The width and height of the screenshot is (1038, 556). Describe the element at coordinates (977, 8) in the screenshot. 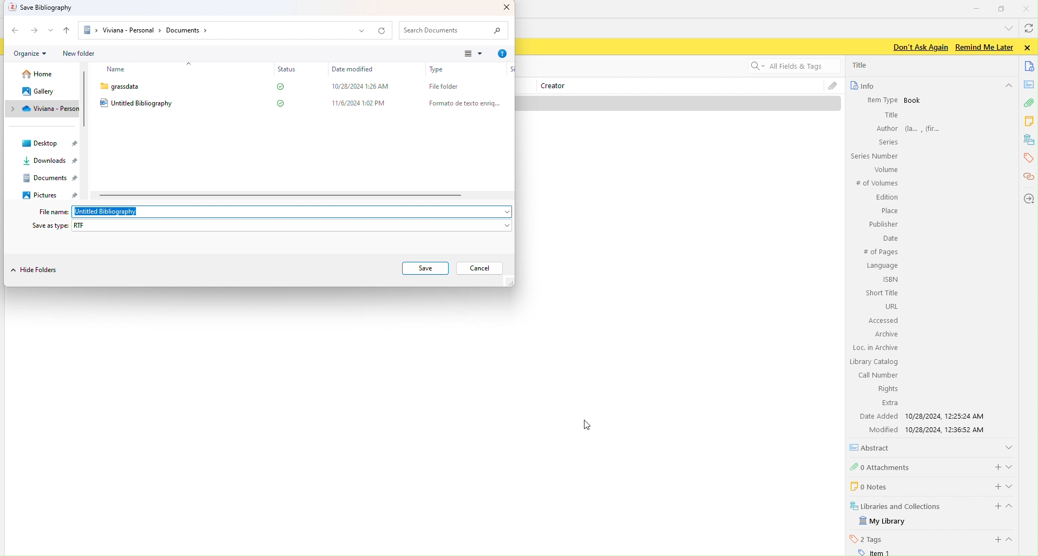

I see `Minimize` at that location.